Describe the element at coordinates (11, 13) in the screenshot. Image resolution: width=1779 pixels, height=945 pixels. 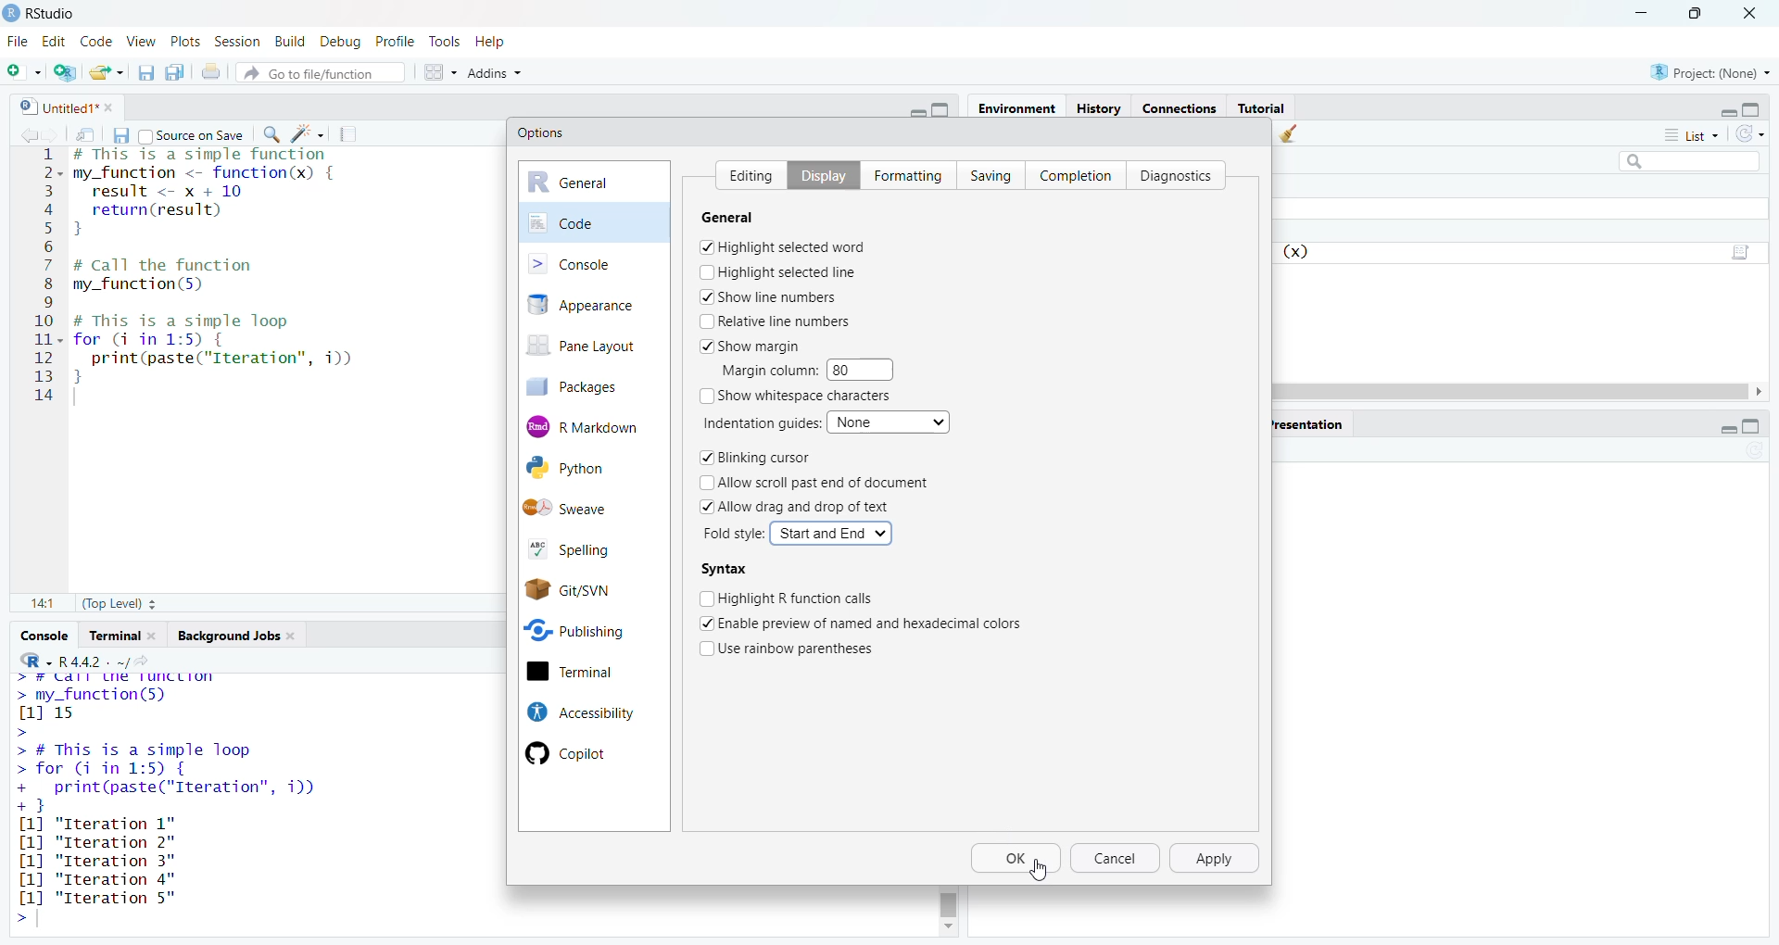
I see `logo` at that location.